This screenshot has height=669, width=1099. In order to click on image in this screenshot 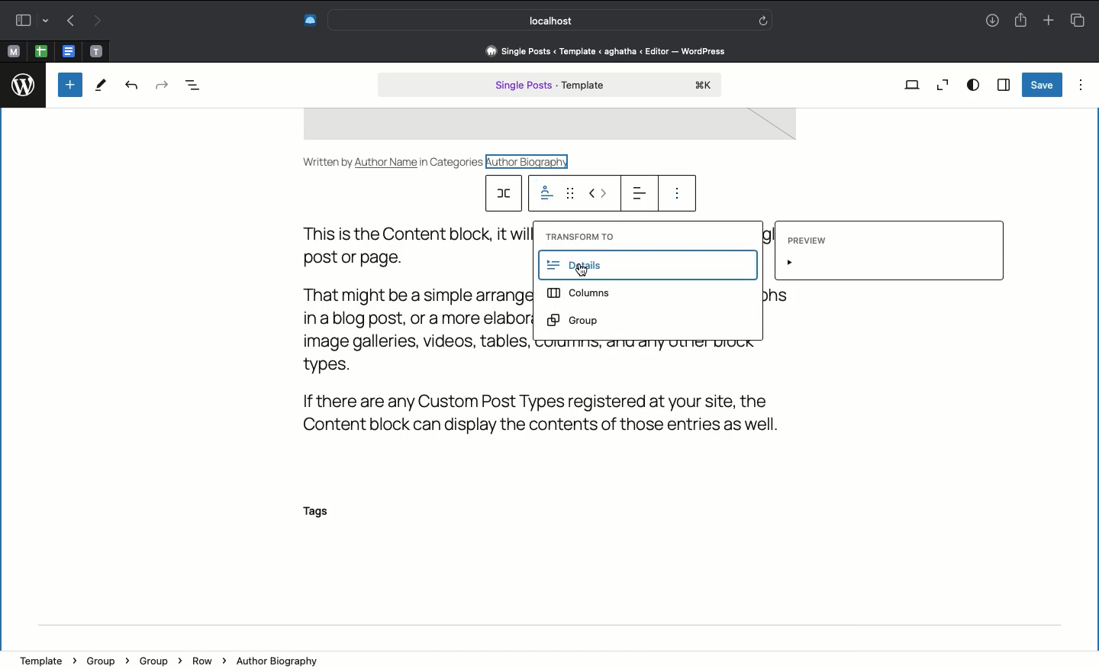, I will do `click(549, 126)`.